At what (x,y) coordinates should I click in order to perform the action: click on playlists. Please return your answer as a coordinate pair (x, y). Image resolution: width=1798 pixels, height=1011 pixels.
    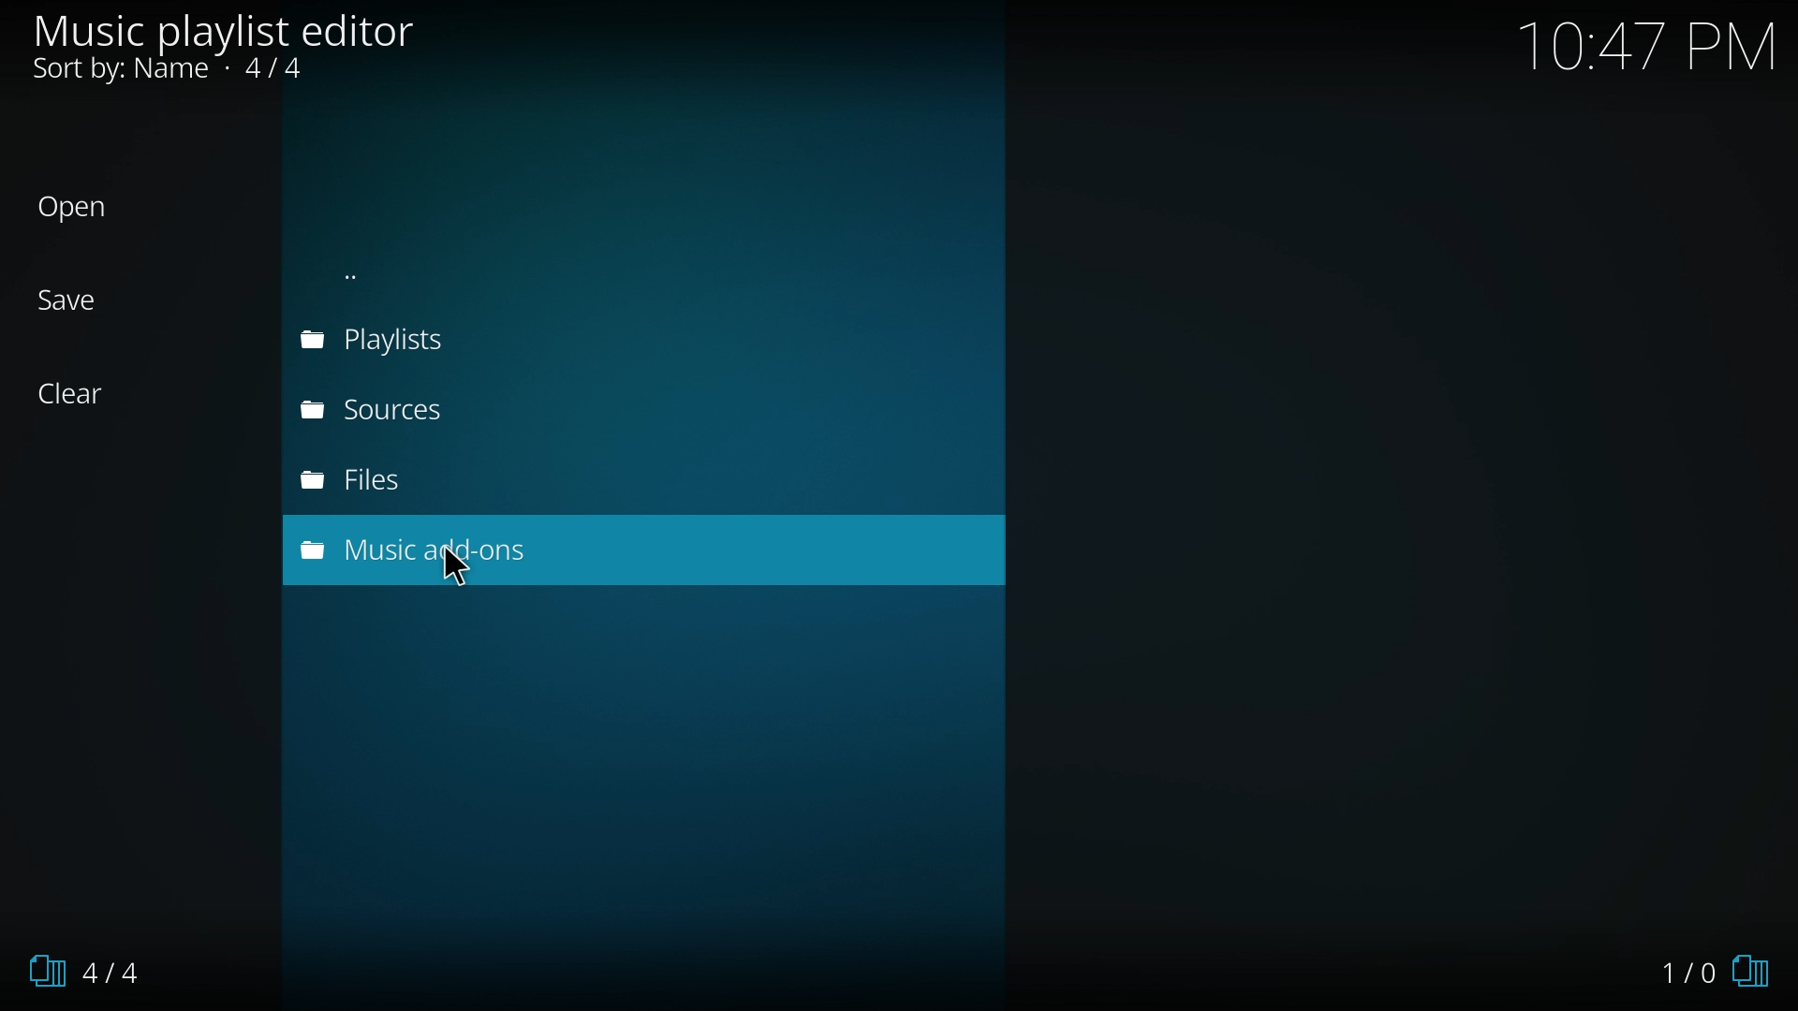
    Looking at the image, I should click on (388, 344).